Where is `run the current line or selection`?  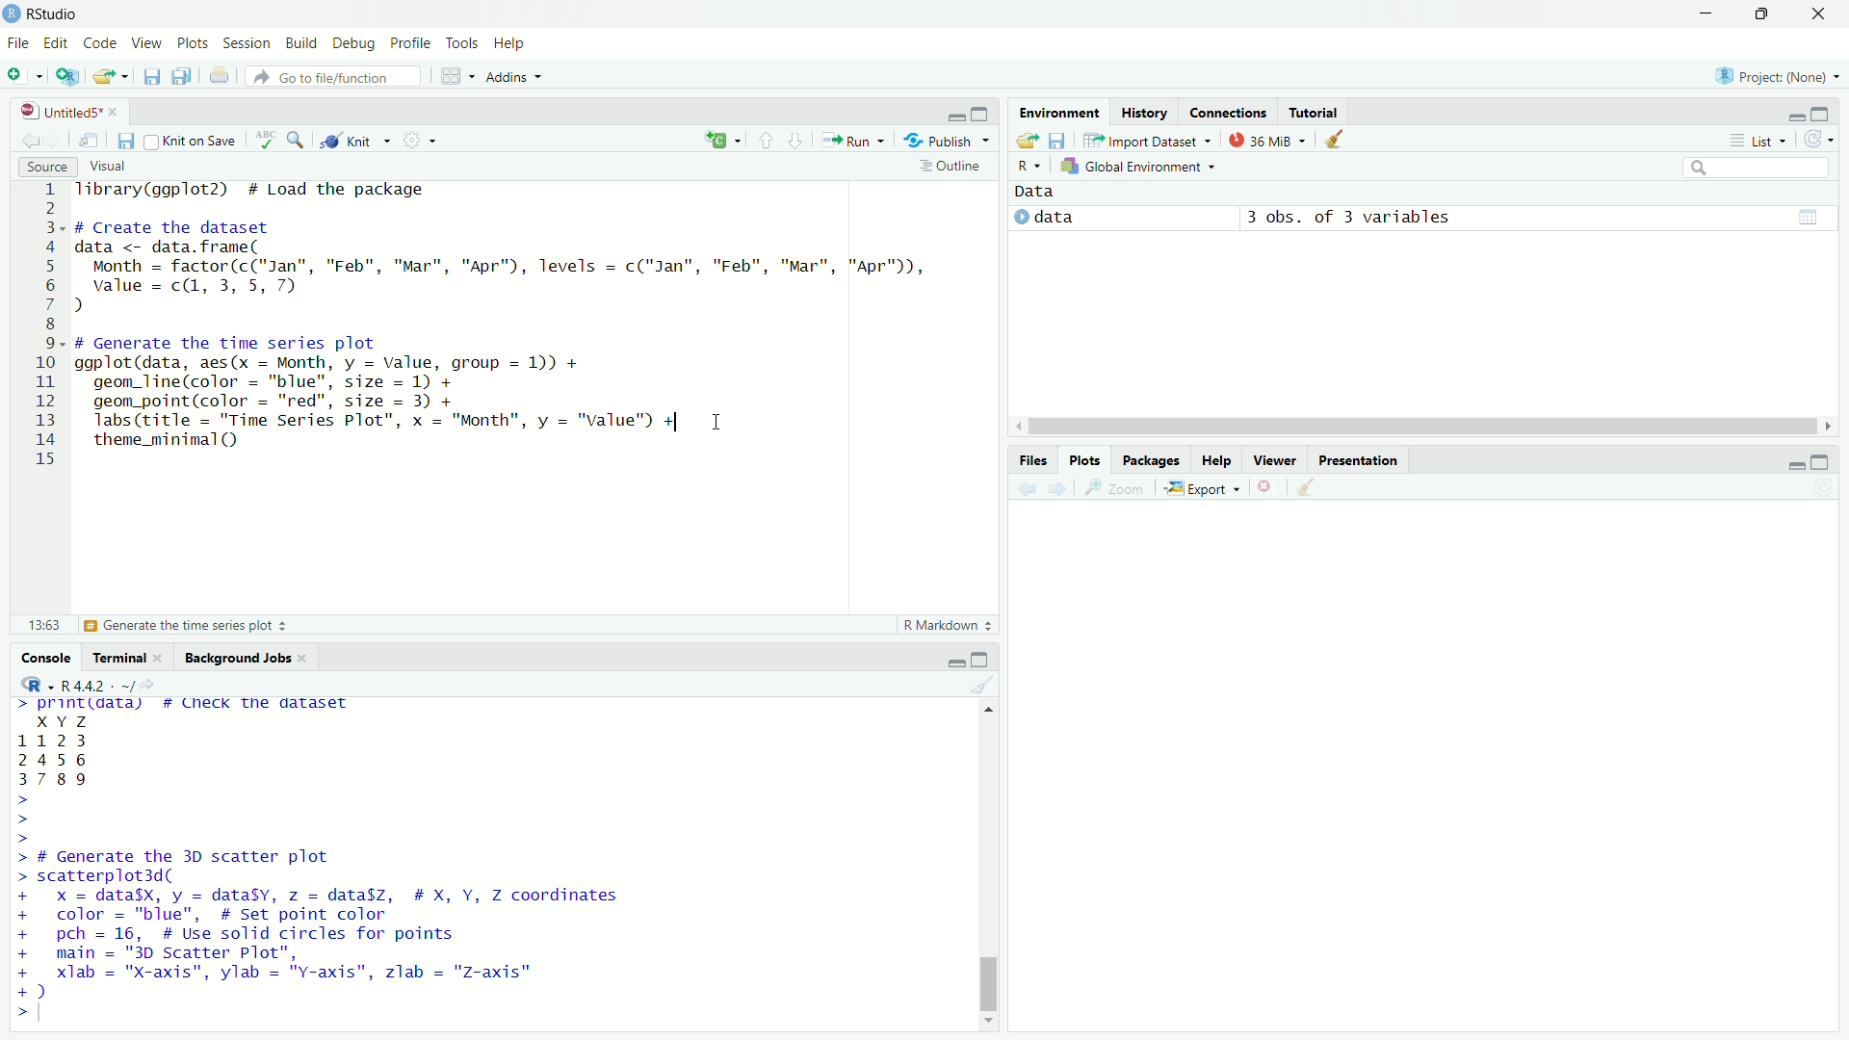
run the current line or selection is located at coordinates (854, 140).